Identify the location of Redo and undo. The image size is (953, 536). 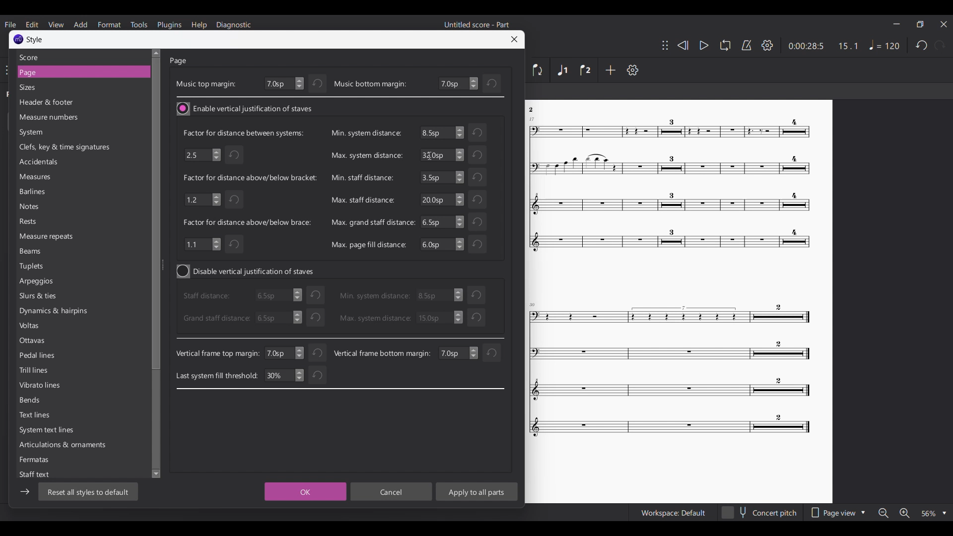
(930, 45).